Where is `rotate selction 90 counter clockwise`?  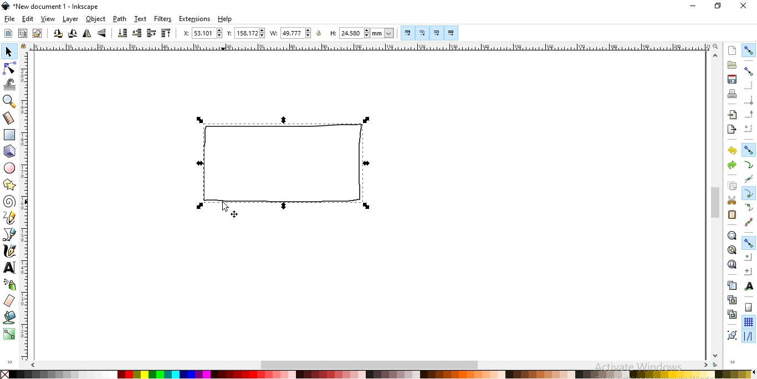
rotate selction 90 counter clockwise is located at coordinates (58, 34).